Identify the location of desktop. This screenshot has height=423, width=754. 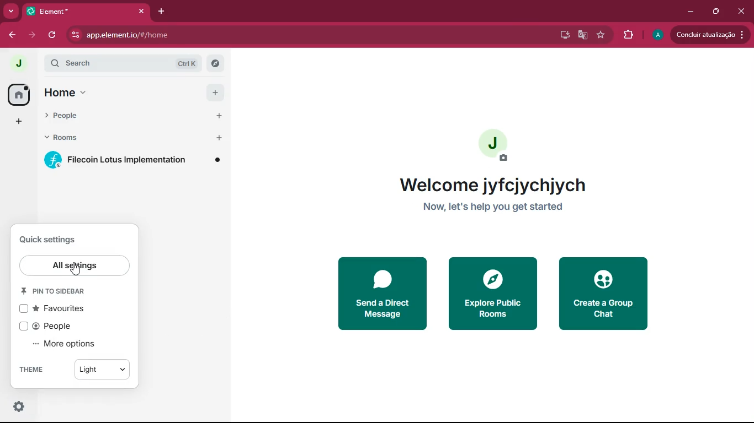
(560, 35).